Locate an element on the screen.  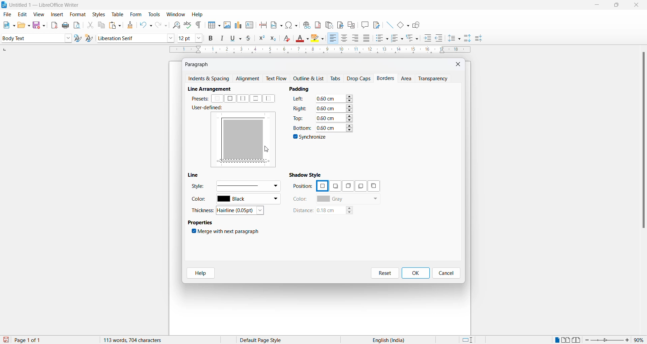
zoom slider is located at coordinates (608, 340).